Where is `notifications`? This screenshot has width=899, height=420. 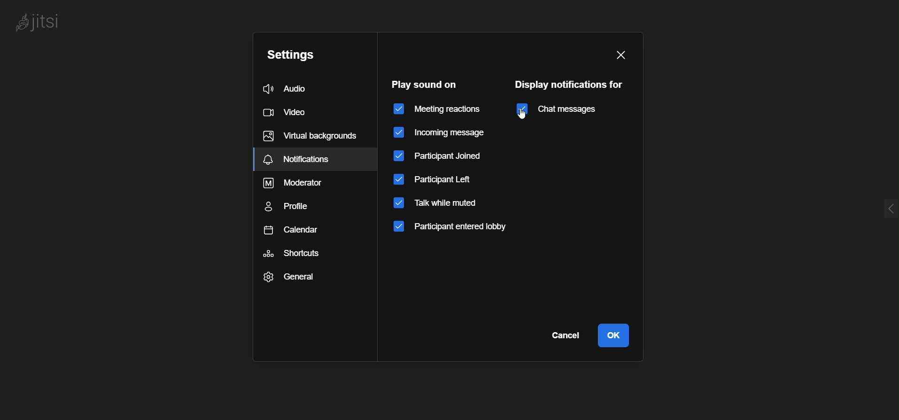 notifications is located at coordinates (317, 158).